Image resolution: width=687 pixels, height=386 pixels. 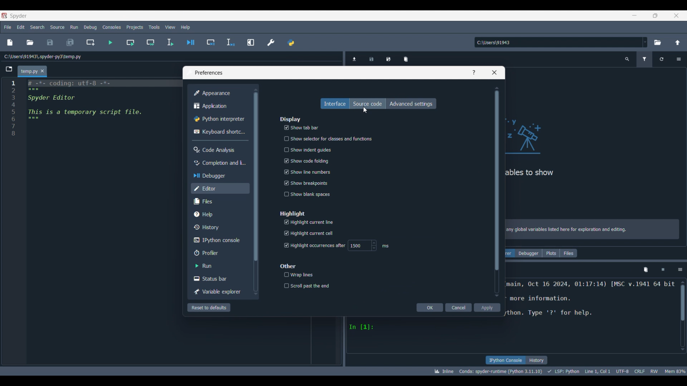 What do you see at coordinates (220, 202) in the screenshot?
I see `Files` at bounding box center [220, 202].